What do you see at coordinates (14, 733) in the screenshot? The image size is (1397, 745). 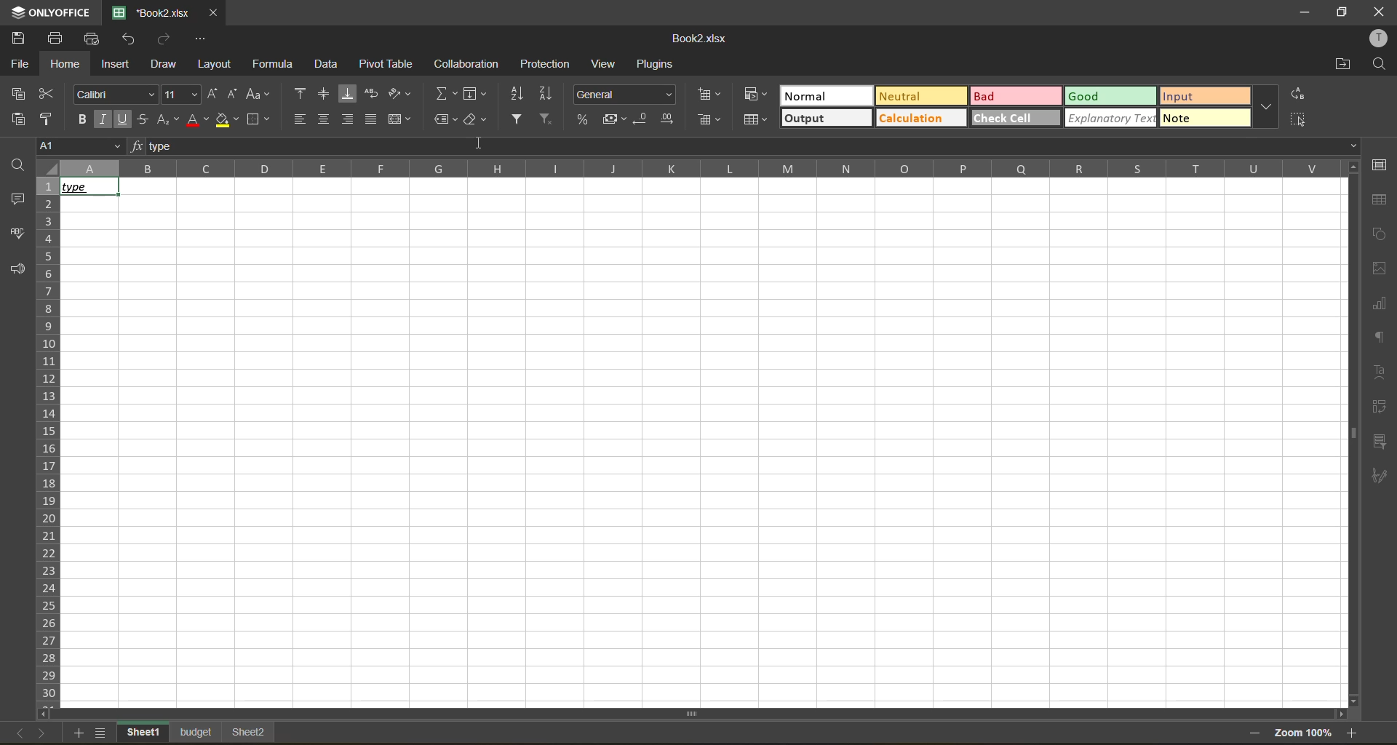 I see `previous` at bounding box center [14, 733].